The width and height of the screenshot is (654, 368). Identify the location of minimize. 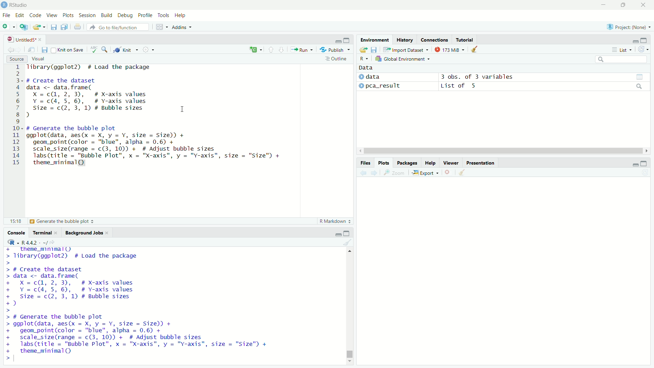
(636, 40).